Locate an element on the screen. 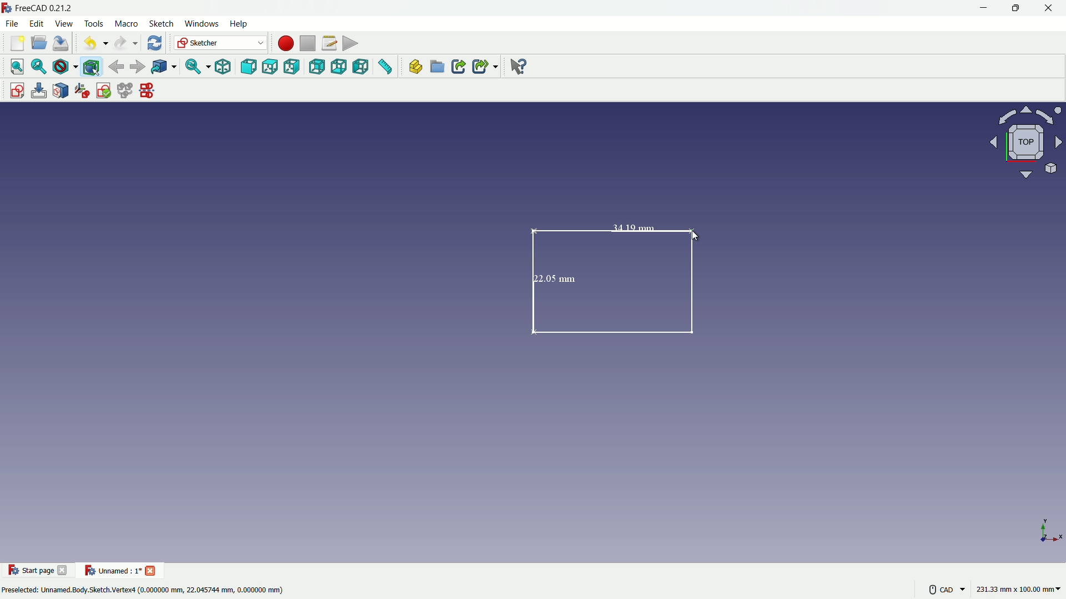 The height and width of the screenshot is (599, 1066). undo is located at coordinates (92, 44).